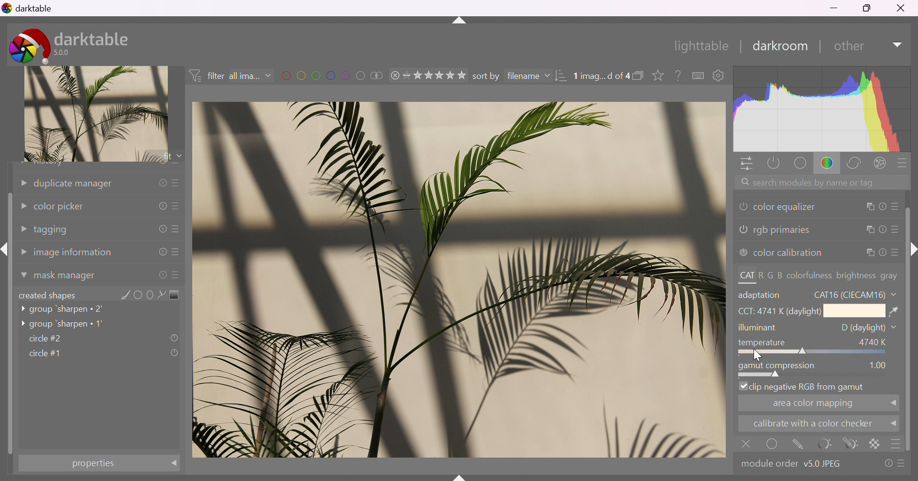 This screenshot has height=481, width=918. What do you see at coordinates (746, 164) in the screenshot?
I see `quick access panel` at bounding box center [746, 164].